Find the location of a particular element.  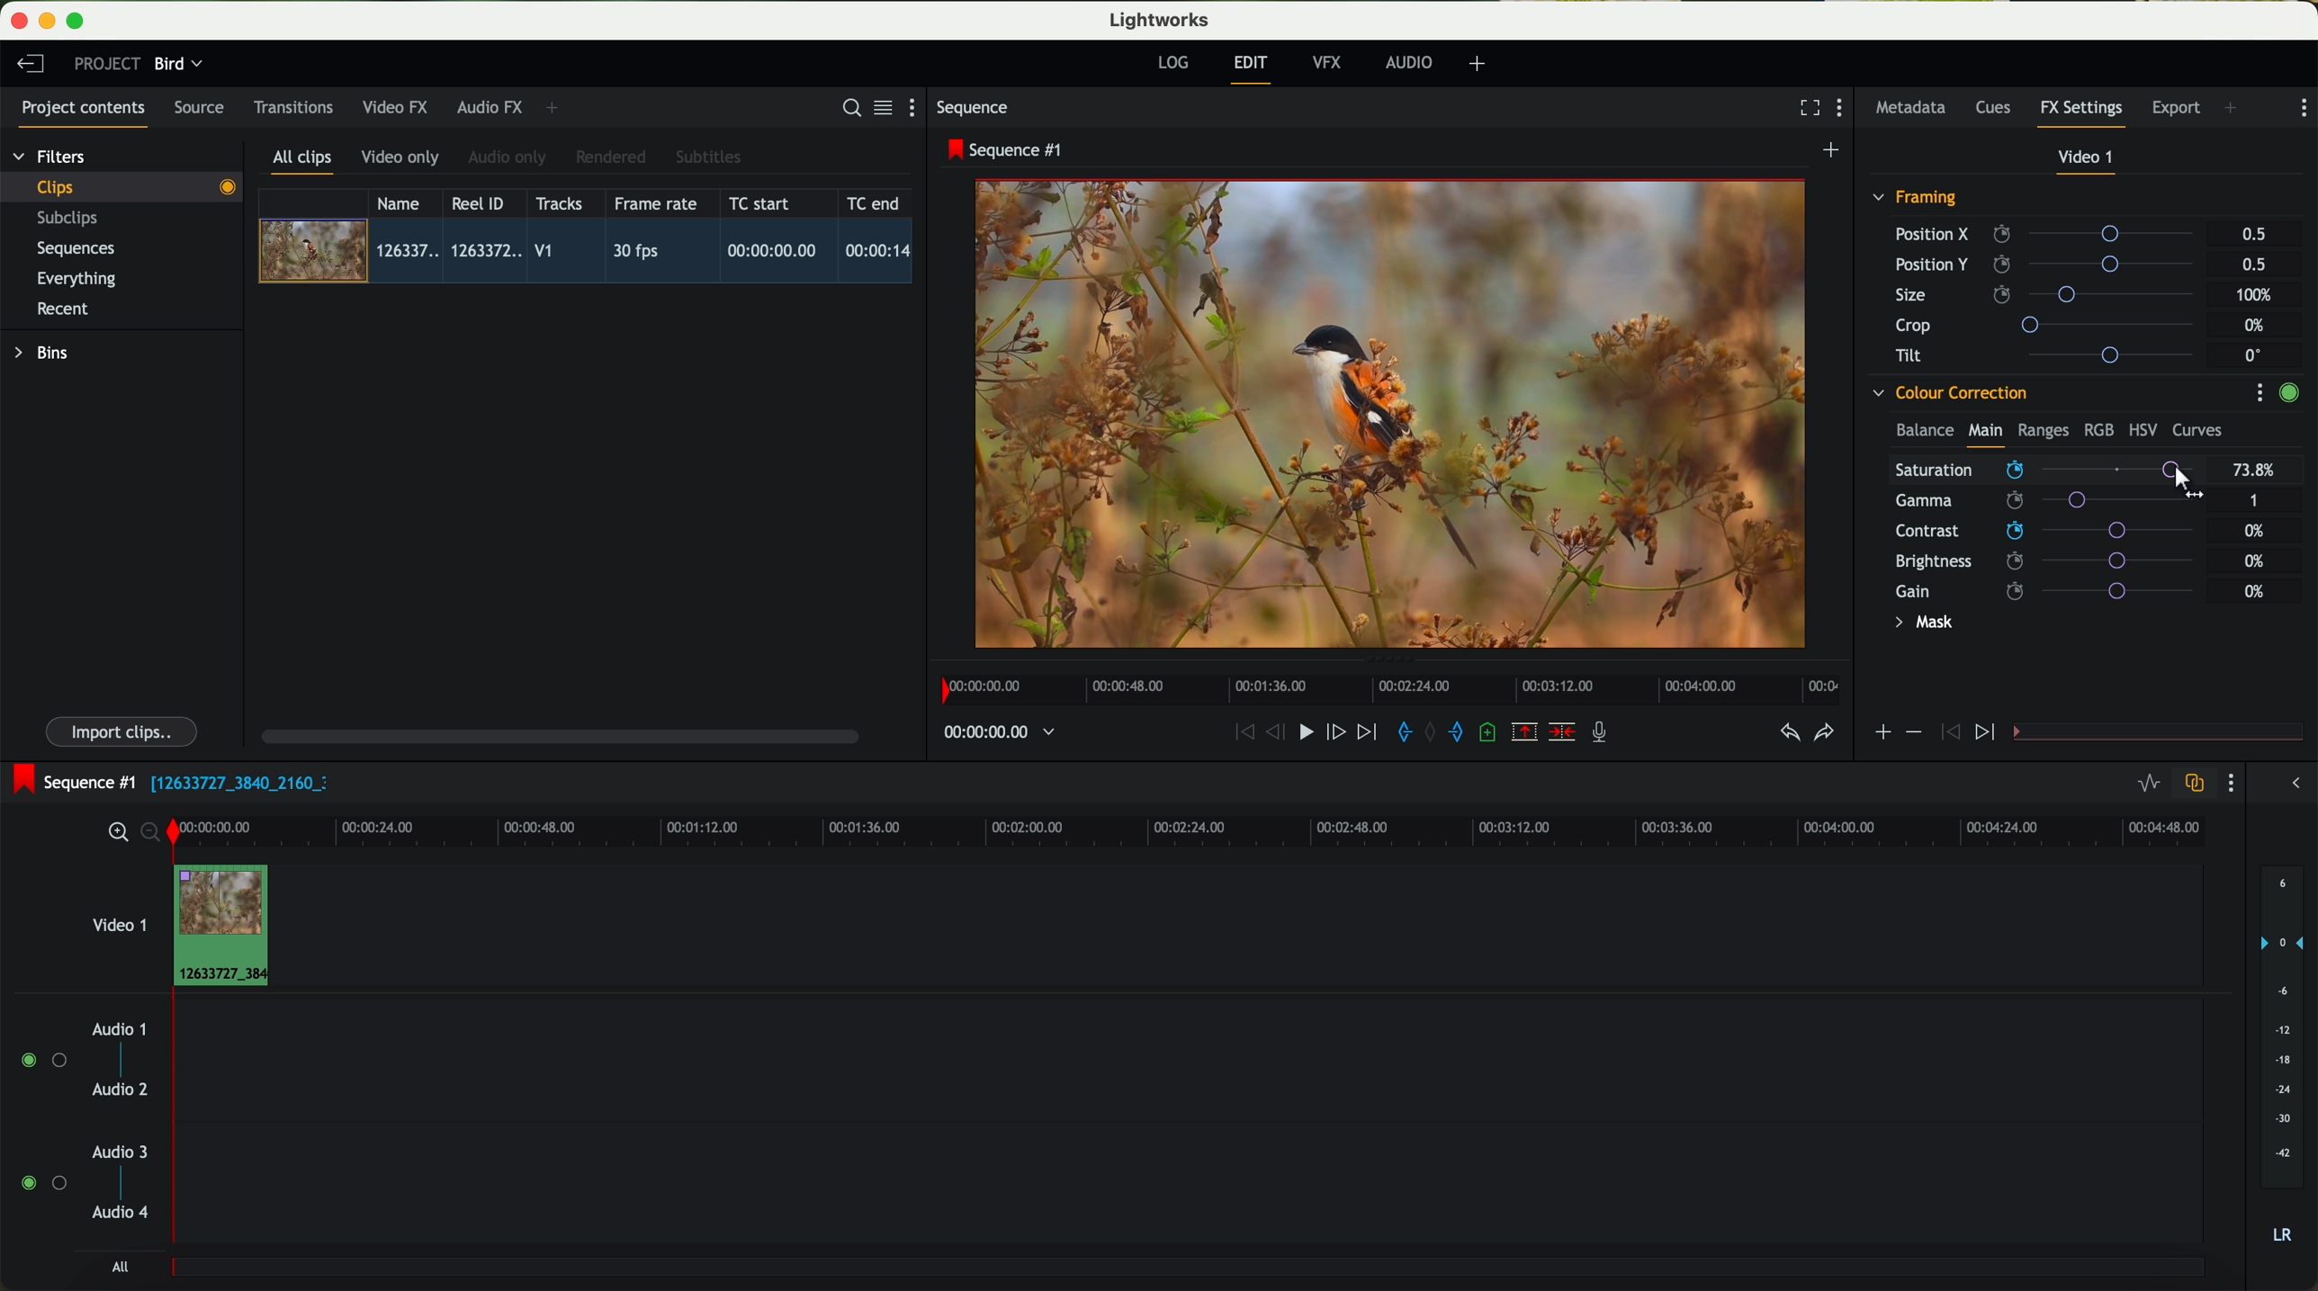

metadata is located at coordinates (1915, 109).